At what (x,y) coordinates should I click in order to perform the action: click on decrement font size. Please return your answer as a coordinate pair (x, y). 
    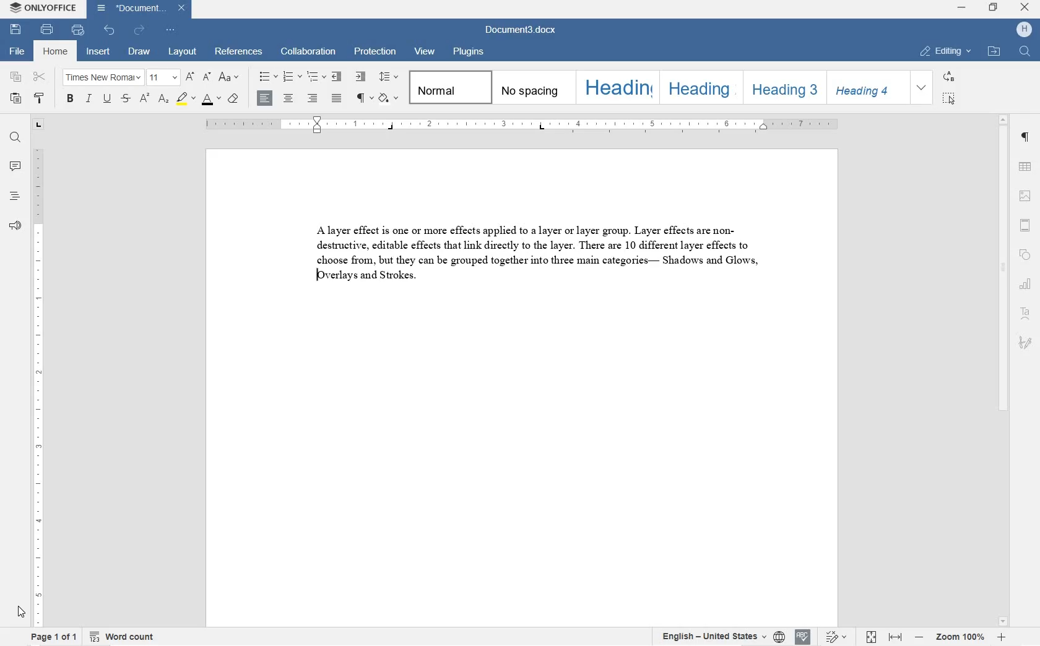
    Looking at the image, I should click on (207, 76).